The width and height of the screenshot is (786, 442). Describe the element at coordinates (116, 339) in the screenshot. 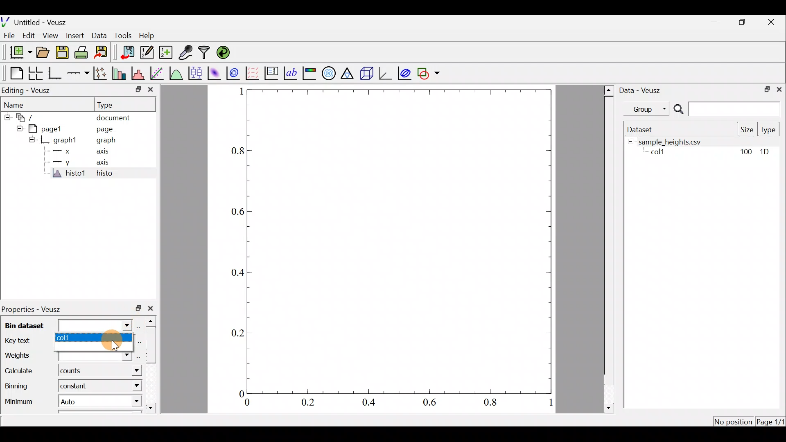

I see `Cursor` at that location.